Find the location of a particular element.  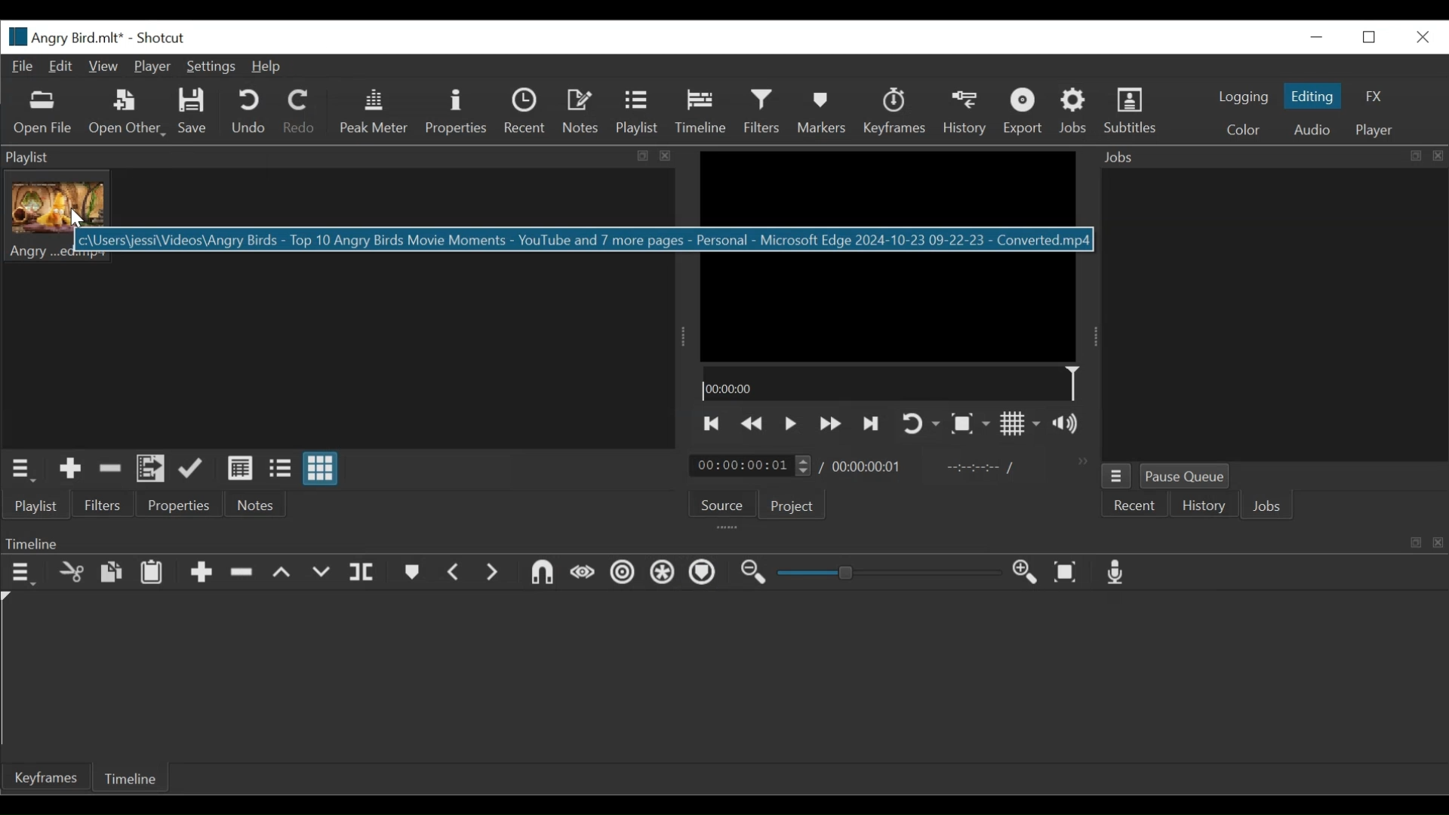

Timeline is located at coordinates (889, 383).